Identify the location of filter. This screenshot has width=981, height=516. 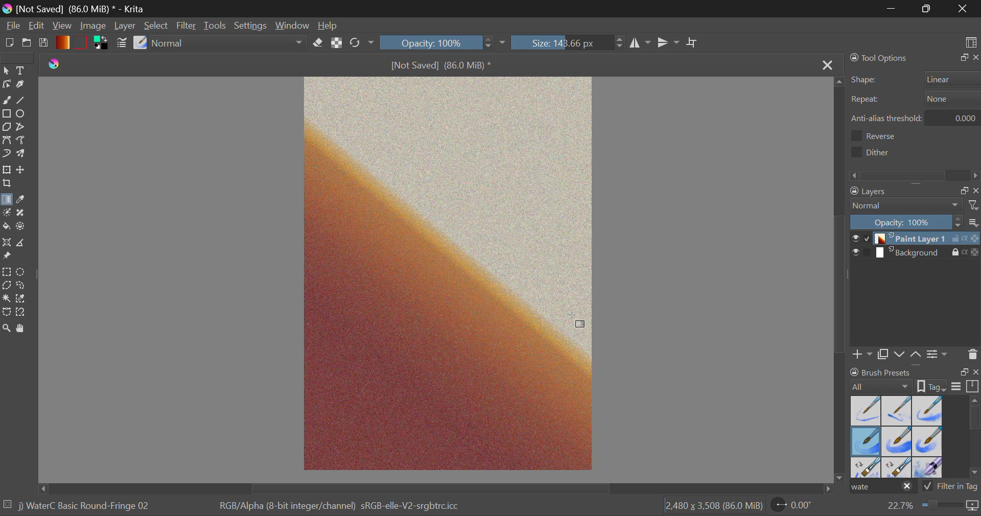
(975, 205).